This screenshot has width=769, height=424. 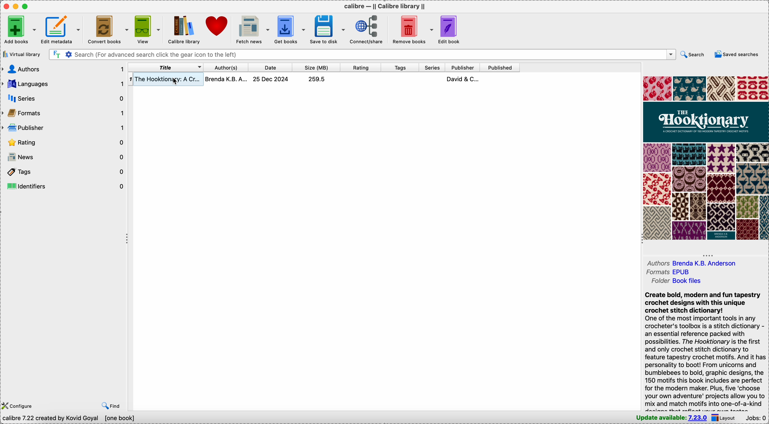 What do you see at coordinates (670, 419) in the screenshot?
I see `update available` at bounding box center [670, 419].